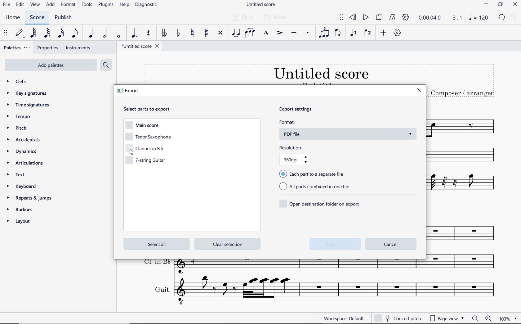 This screenshot has width=521, height=324. Describe the element at coordinates (465, 232) in the screenshot. I see `T. Sax` at that location.